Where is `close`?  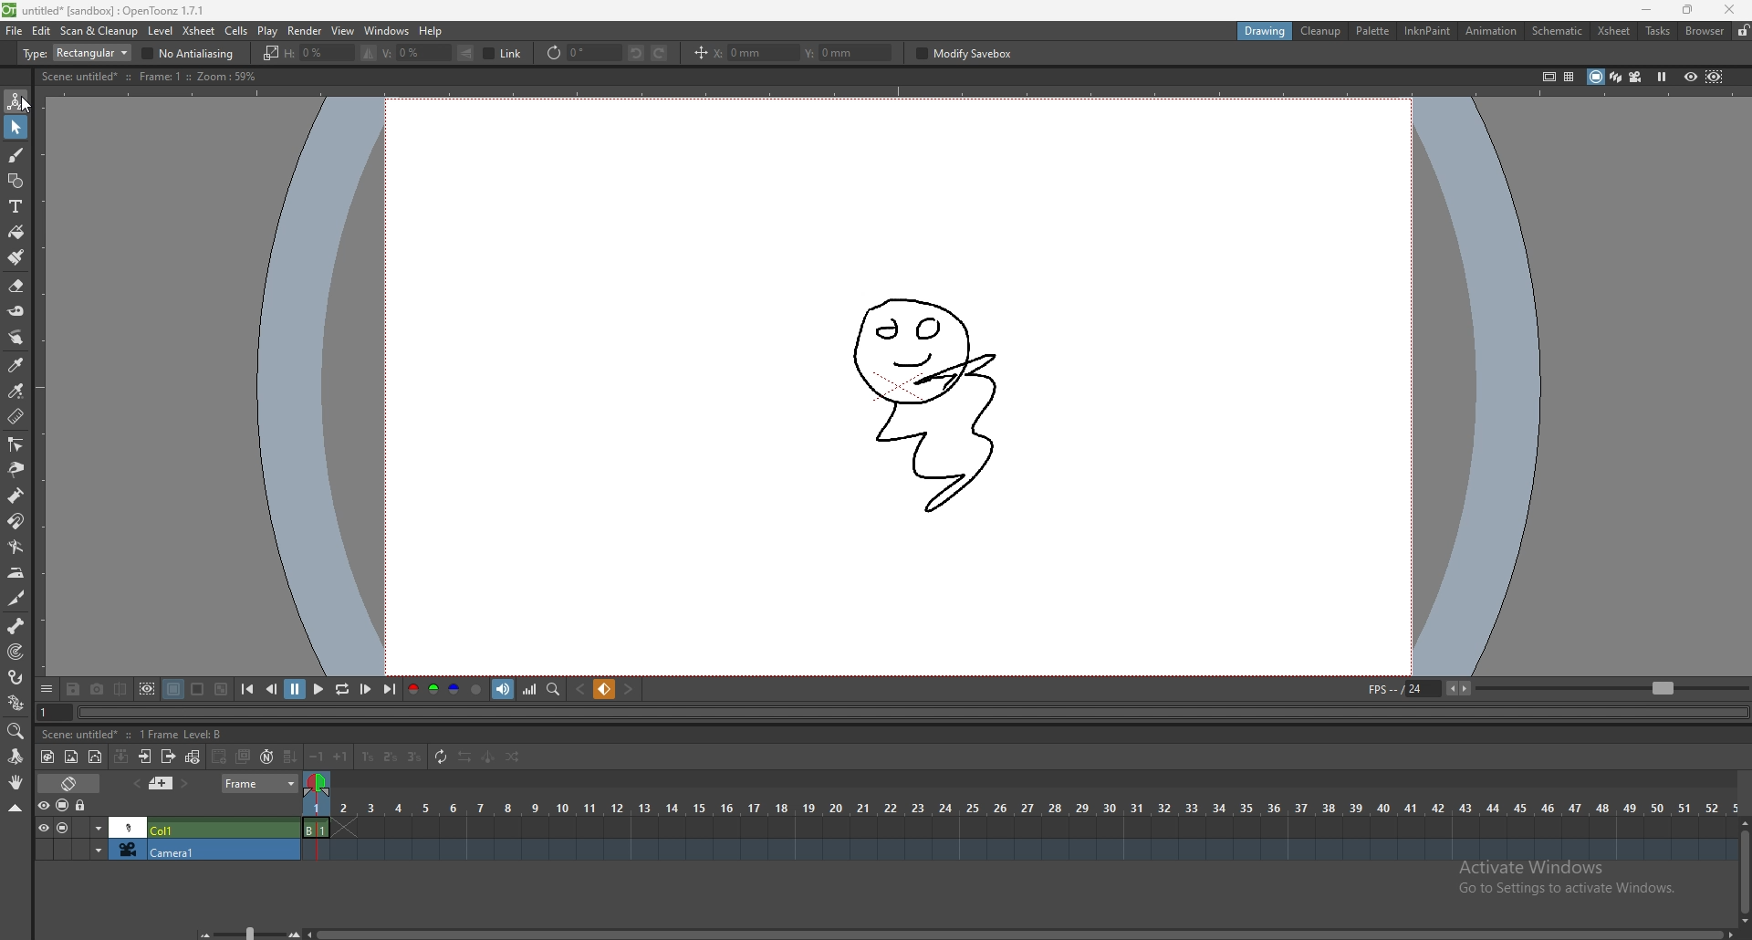
close is located at coordinates (1727, 10).